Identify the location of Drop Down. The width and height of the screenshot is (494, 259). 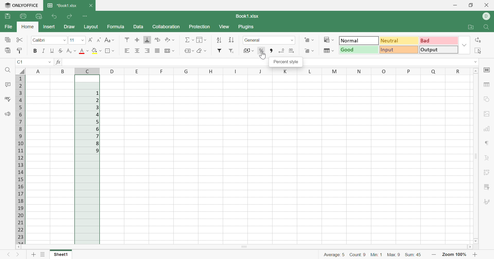
(83, 41).